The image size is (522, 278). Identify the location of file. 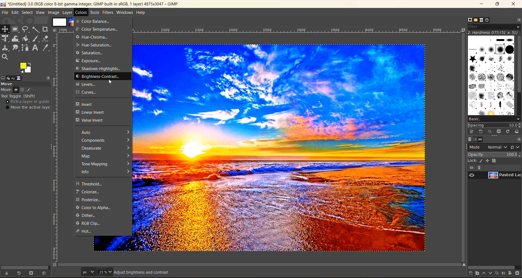
(5, 13).